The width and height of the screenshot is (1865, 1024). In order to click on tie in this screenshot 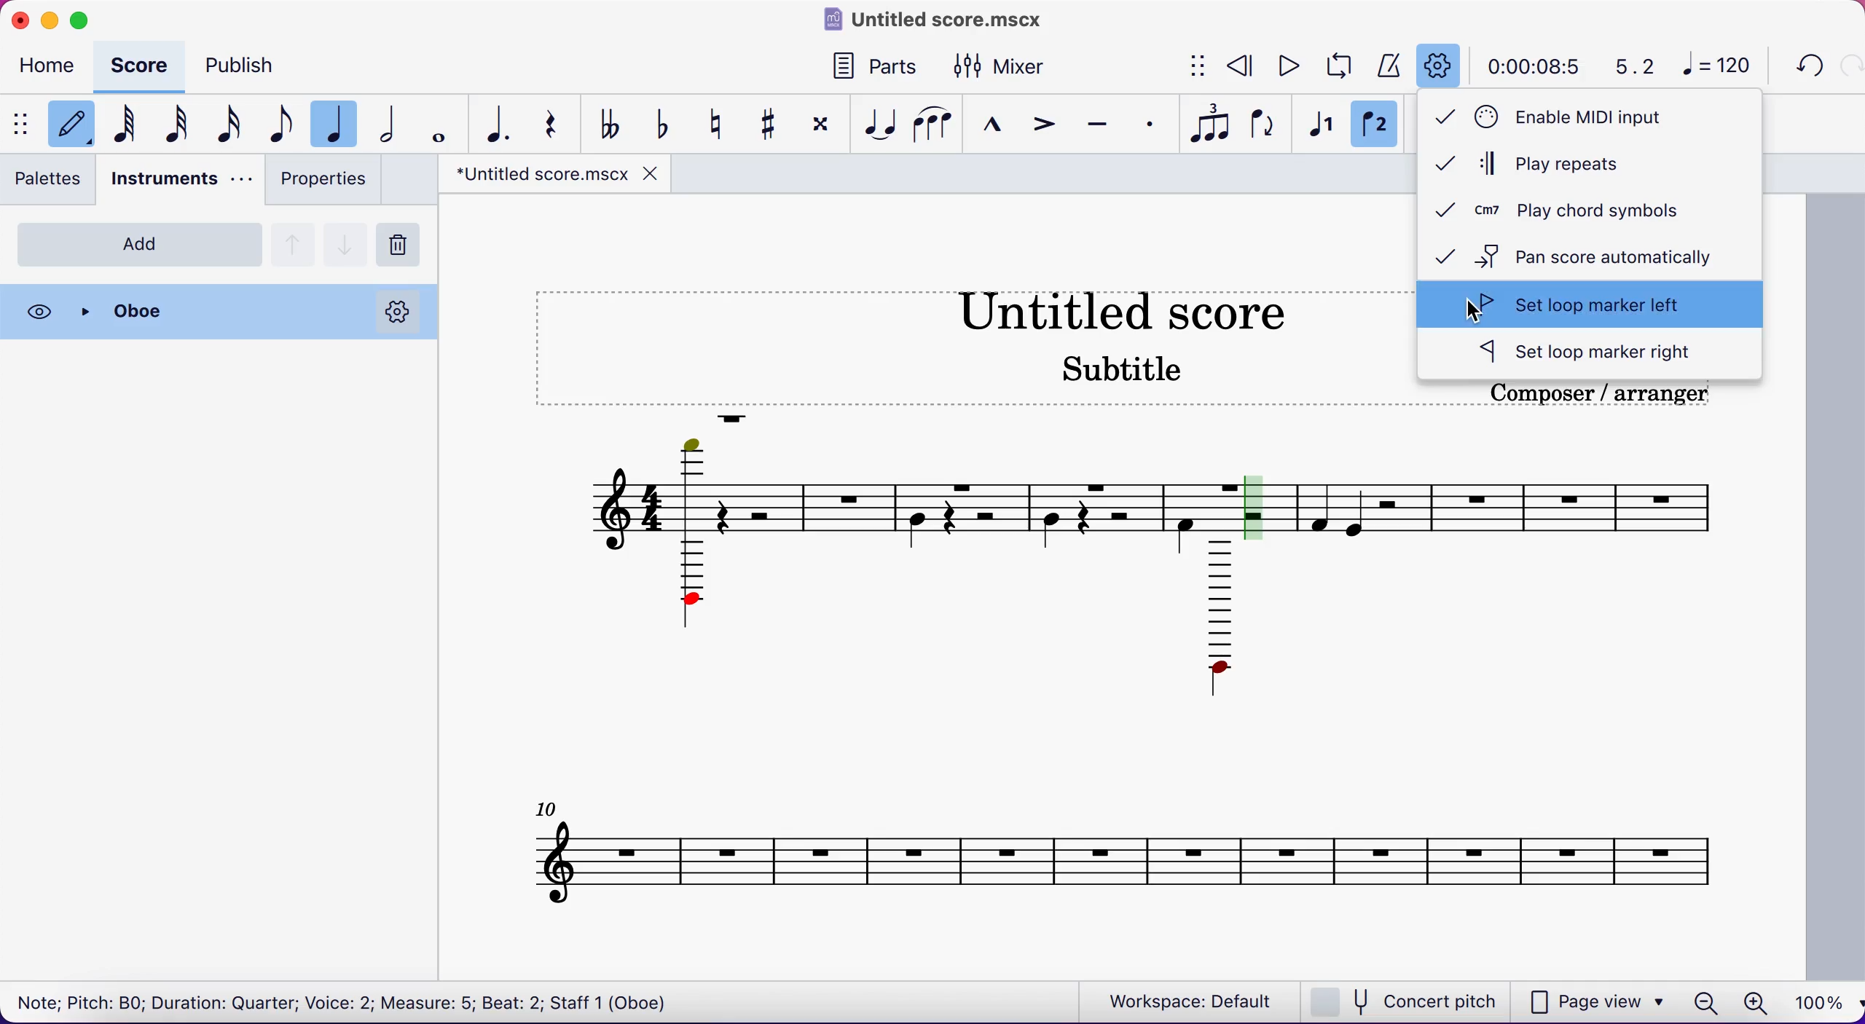, I will do `click(879, 125)`.